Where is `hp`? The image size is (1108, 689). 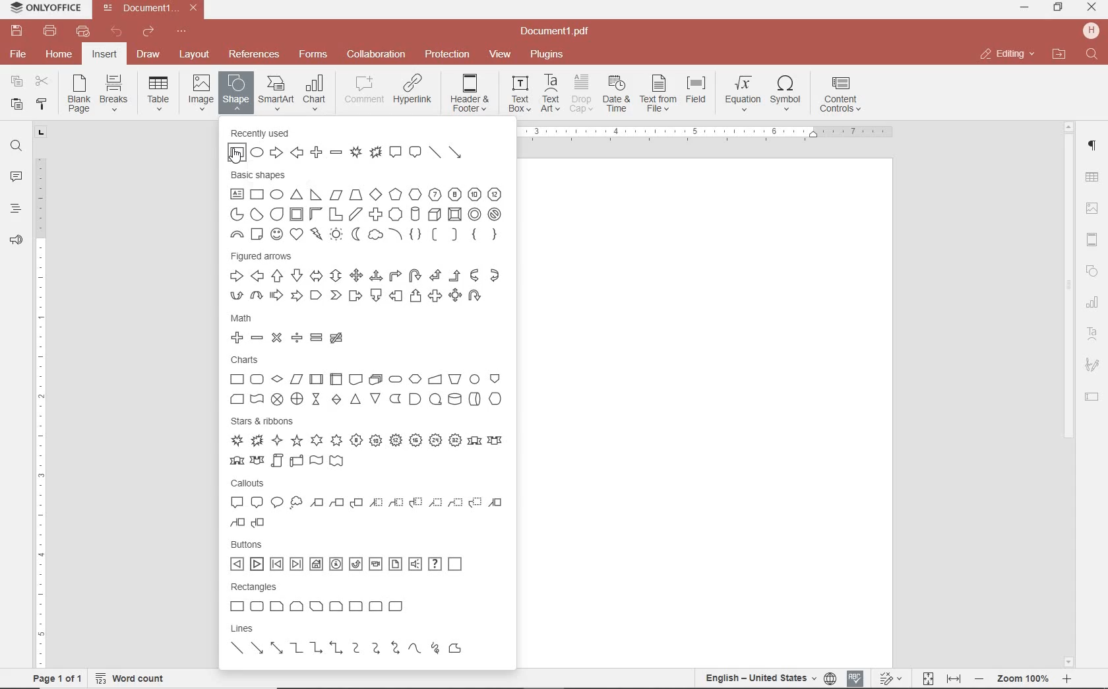
hp is located at coordinates (1093, 30).